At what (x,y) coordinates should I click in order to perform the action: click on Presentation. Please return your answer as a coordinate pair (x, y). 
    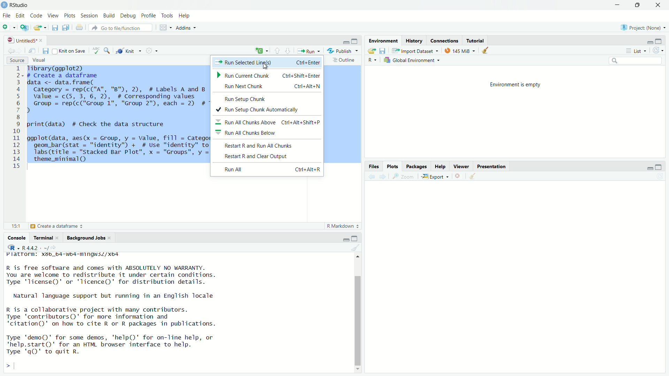
    Looking at the image, I should click on (492, 166).